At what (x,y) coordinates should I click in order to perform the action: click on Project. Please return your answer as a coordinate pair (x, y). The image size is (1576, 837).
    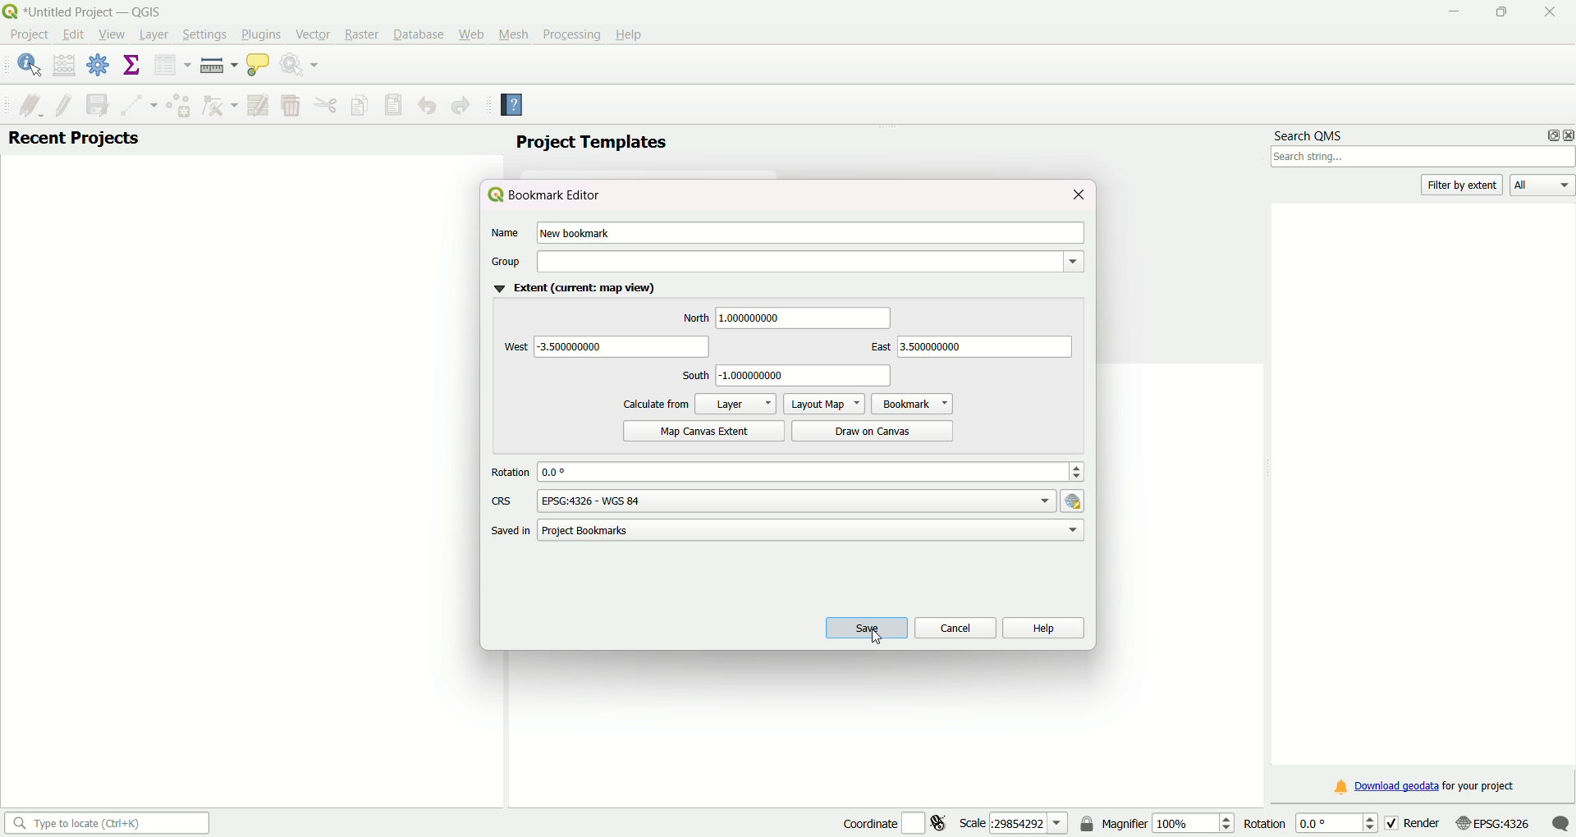
    Looking at the image, I should click on (29, 36).